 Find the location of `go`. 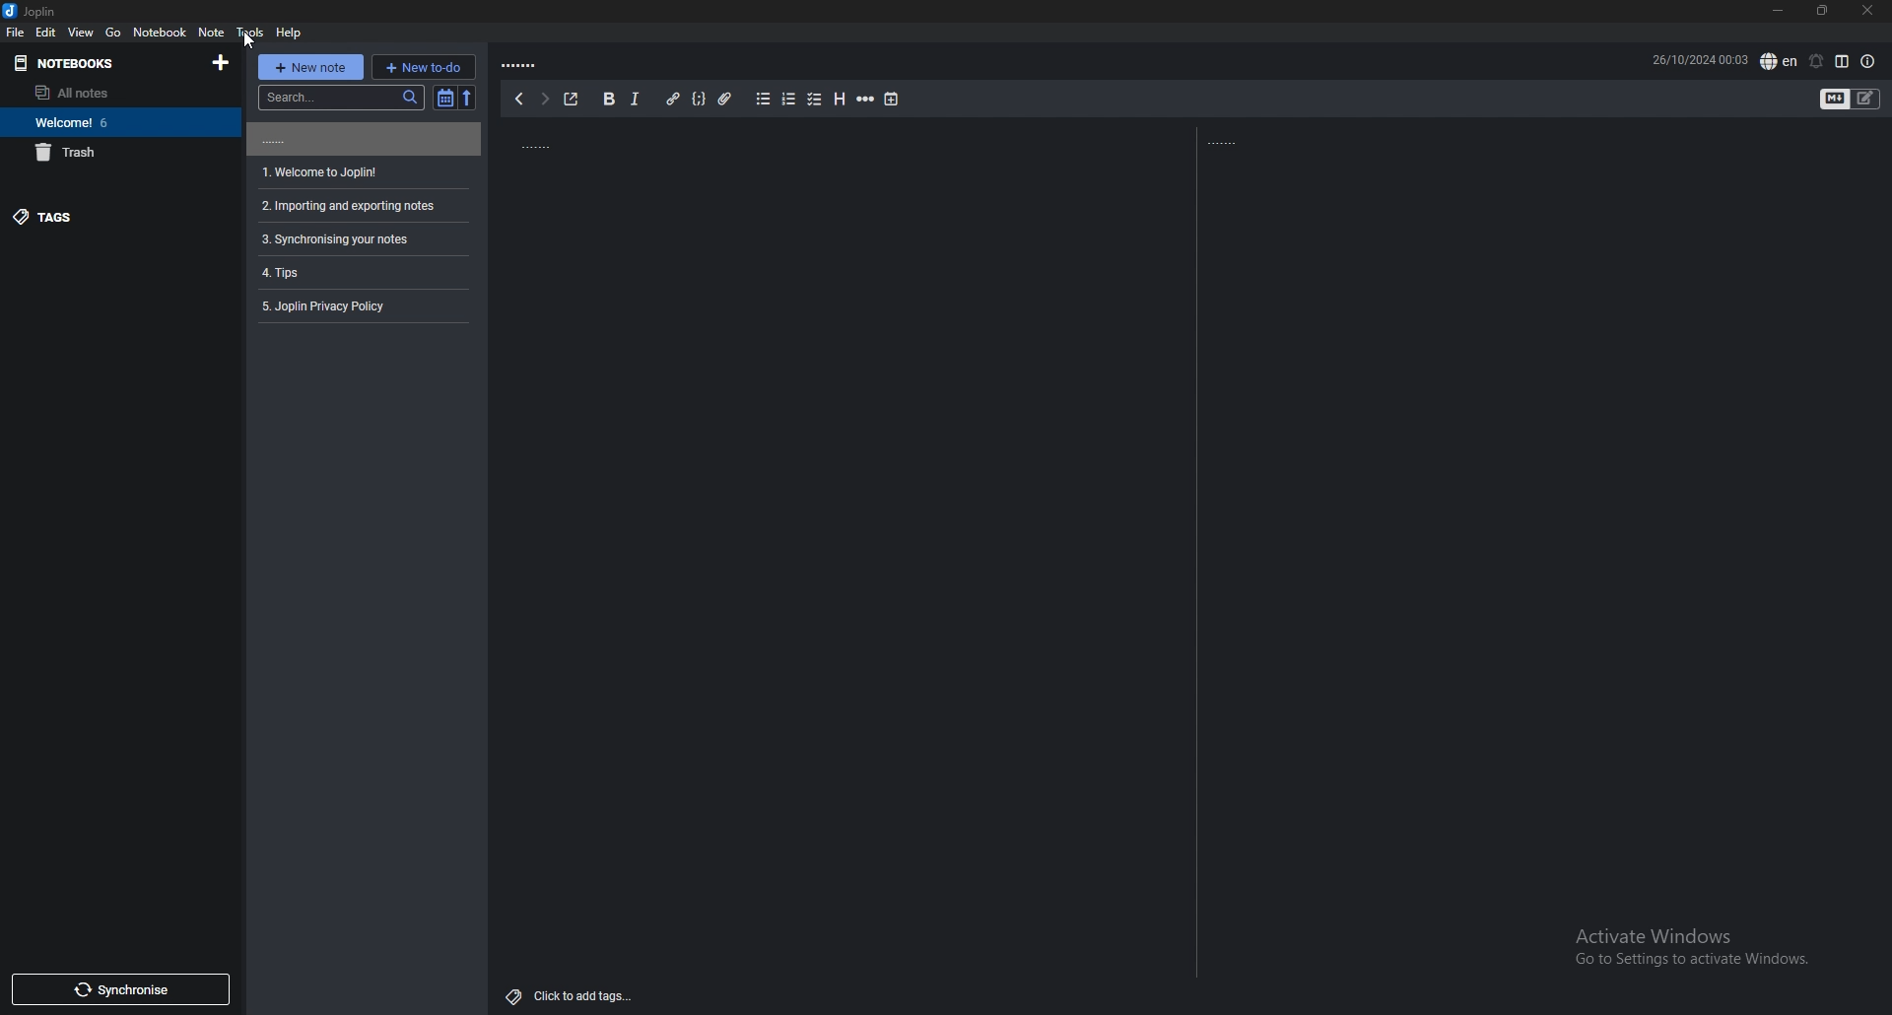

go is located at coordinates (114, 33).